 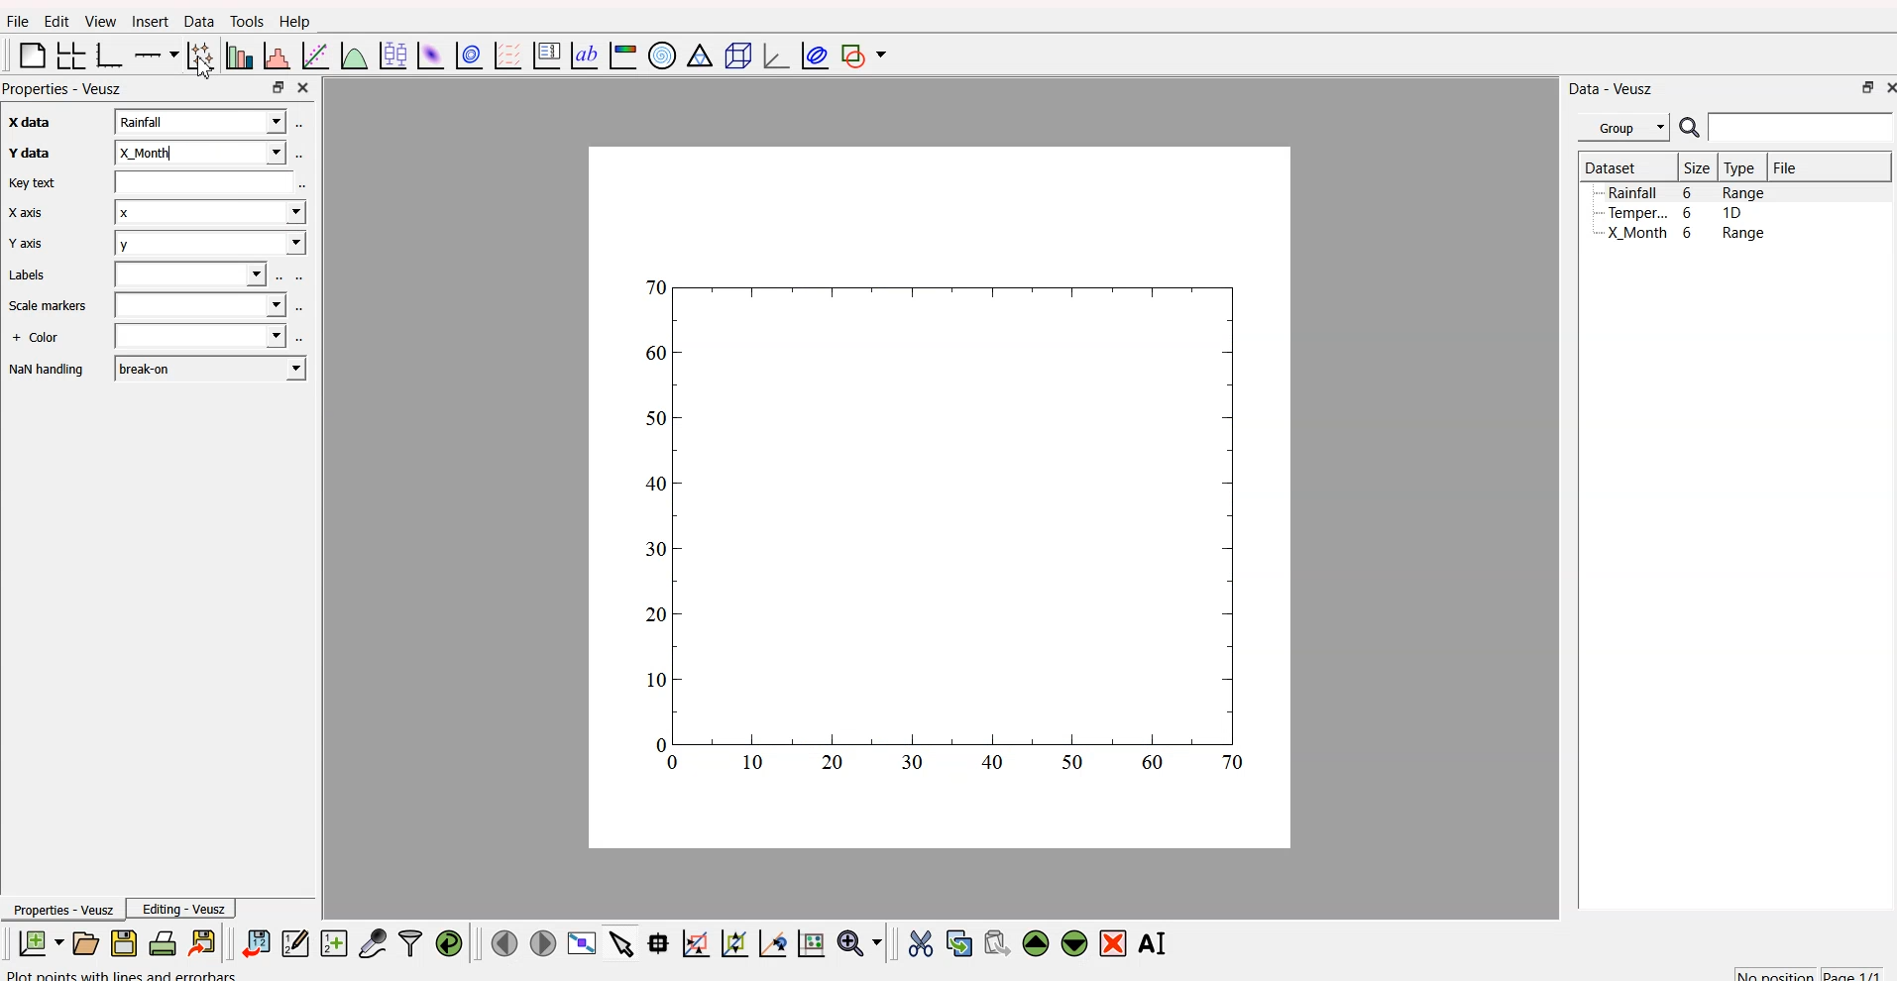 I want to click on Temper... 6 1D, so click(x=1674, y=212).